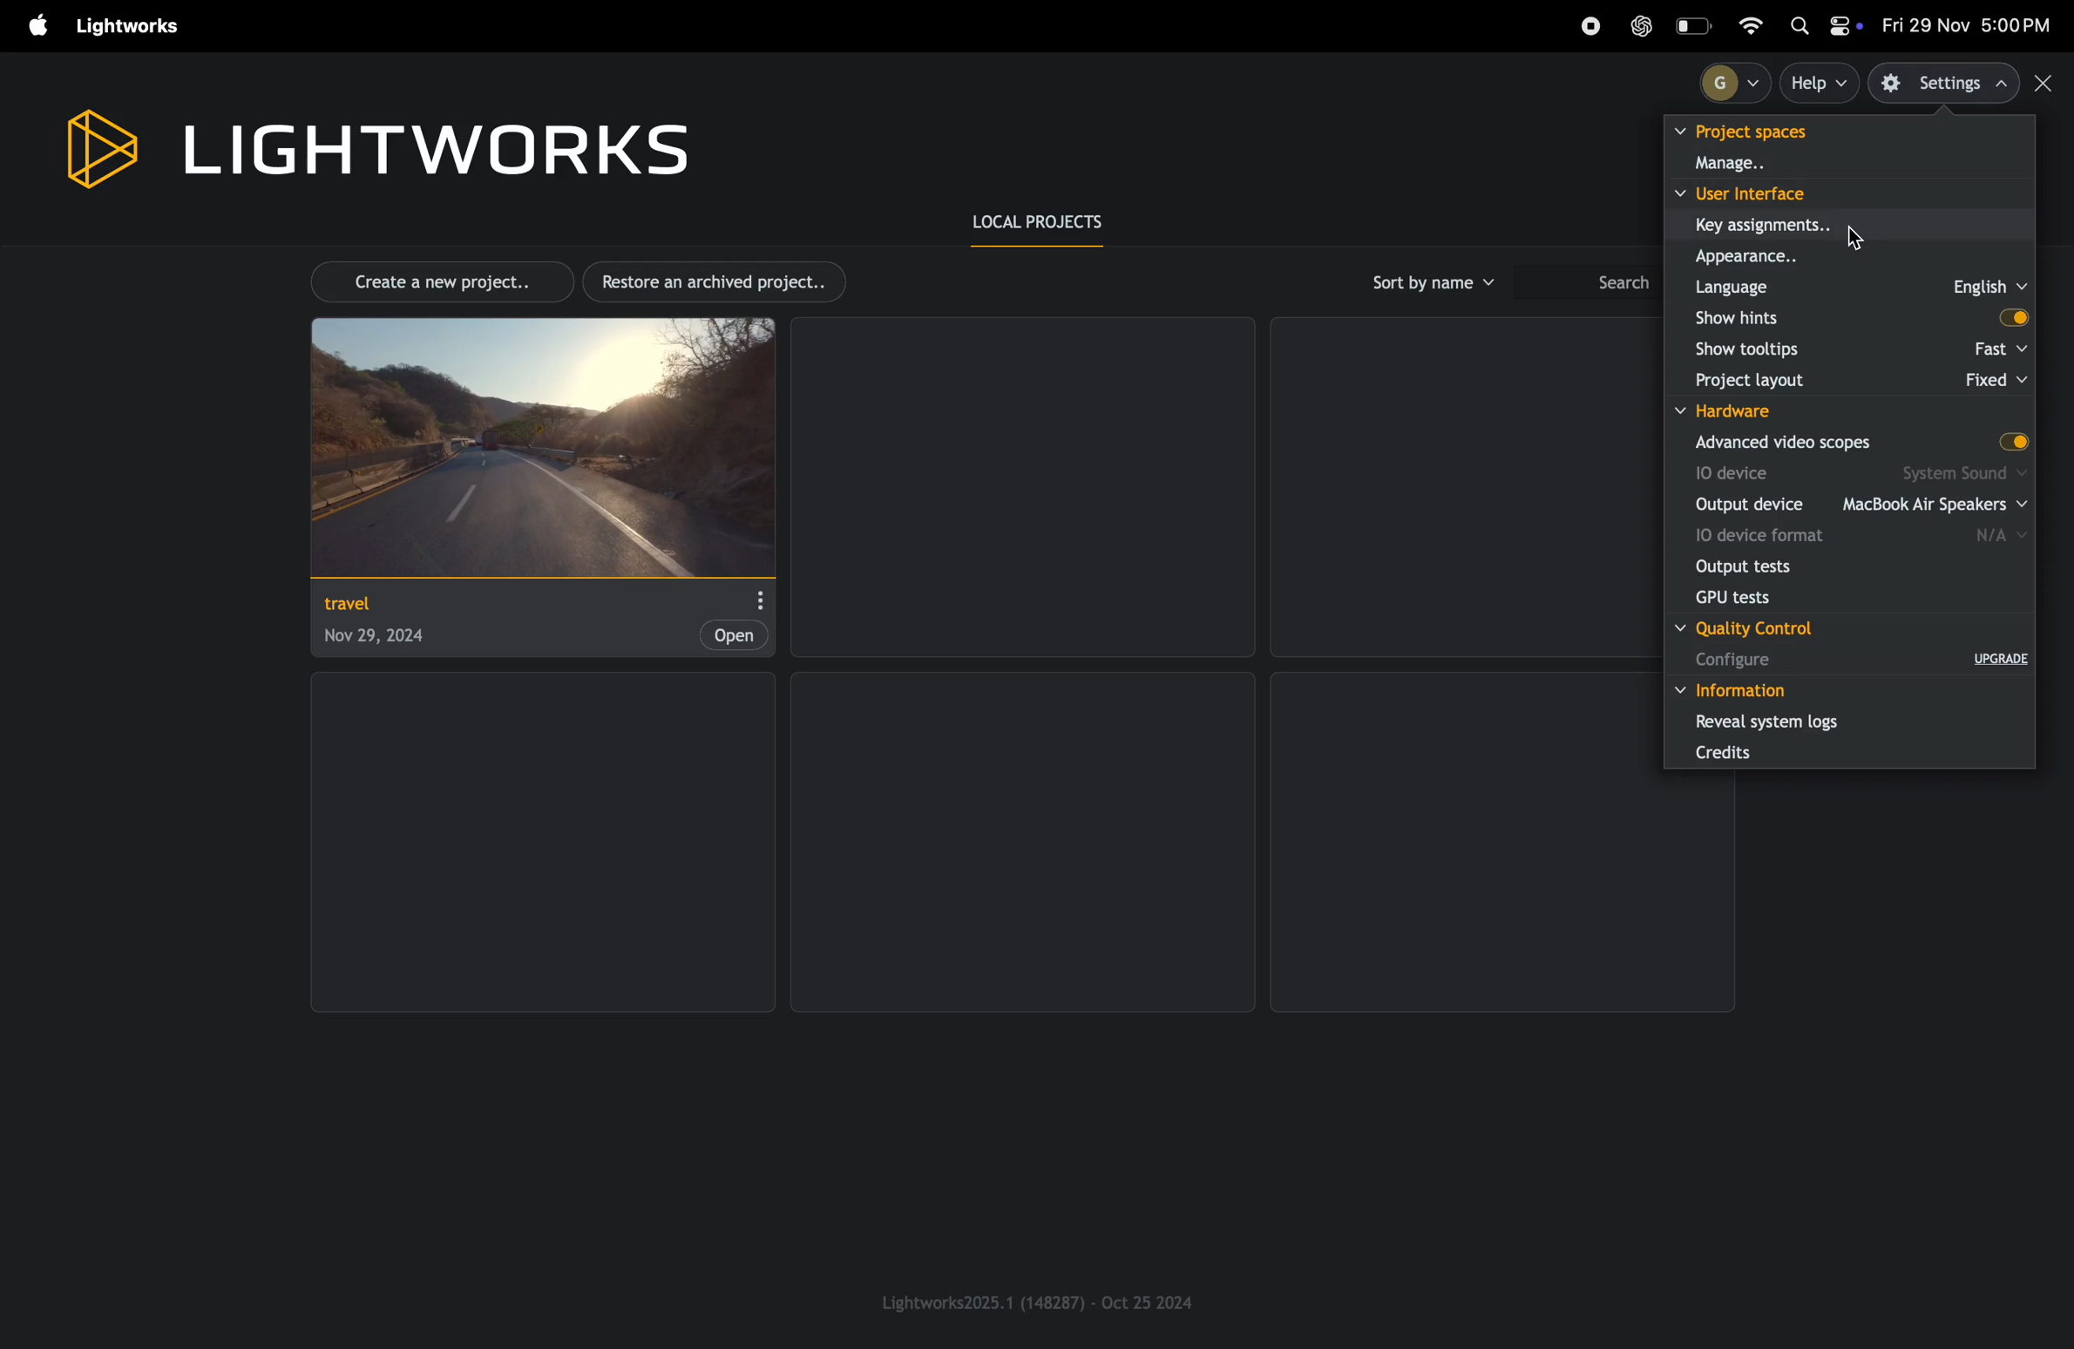 The image size is (2074, 1349). What do you see at coordinates (1764, 225) in the screenshot?
I see `key assignments` at bounding box center [1764, 225].